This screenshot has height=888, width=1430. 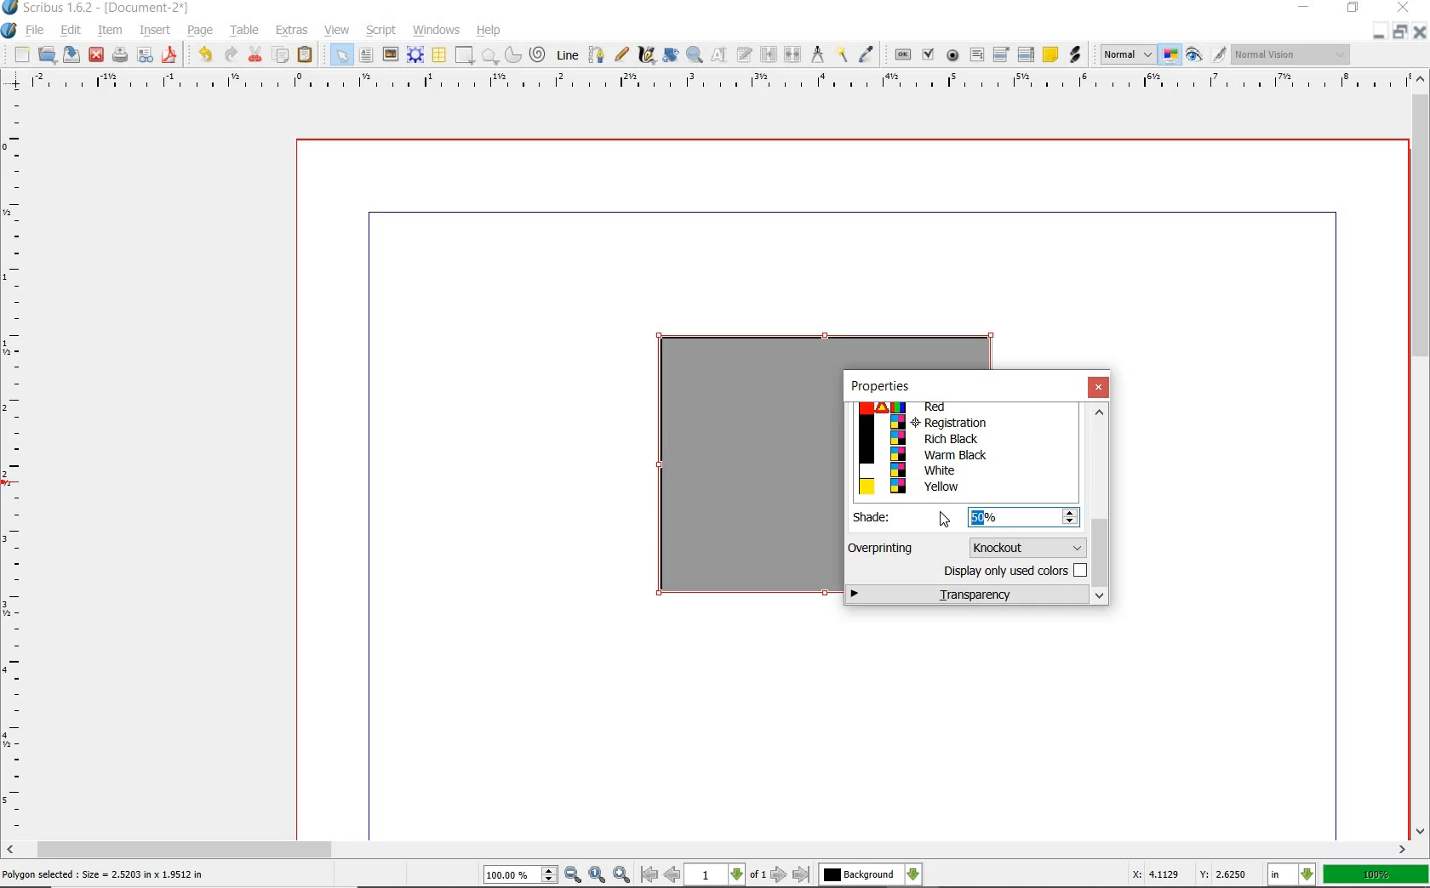 What do you see at coordinates (1100, 388) in the screenshot?
I see `close` at bounding box center [1100, 388].